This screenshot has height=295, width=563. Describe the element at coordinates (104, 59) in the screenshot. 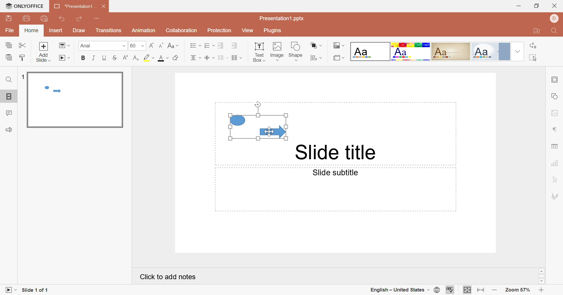

I see `Underline` at that location.